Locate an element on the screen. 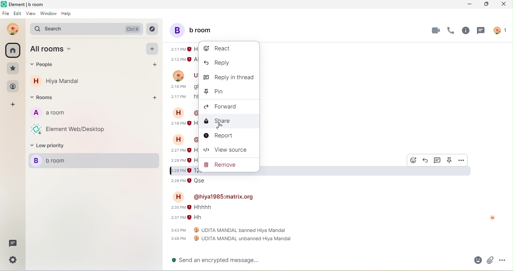 Image resolution: width=513 pixels, height=271 pixels. 2:28 pm Hh is located at coordinates (183, 160).